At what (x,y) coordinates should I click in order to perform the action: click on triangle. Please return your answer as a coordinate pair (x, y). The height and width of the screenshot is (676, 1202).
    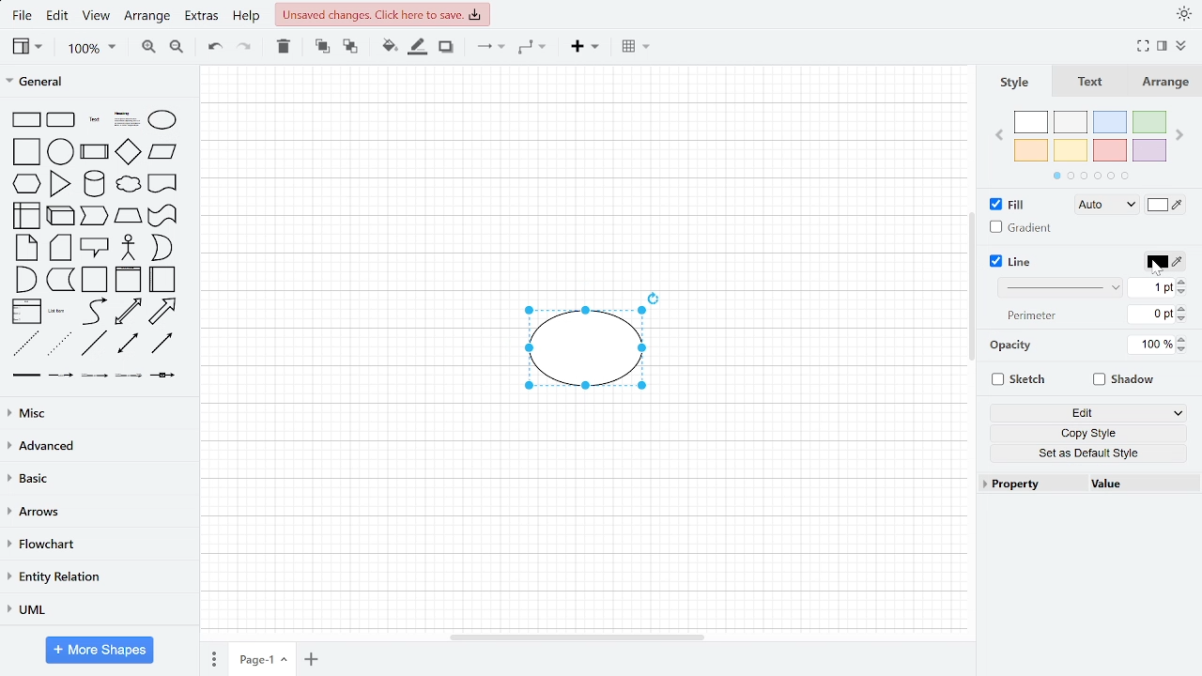
    Looking at the image, I should click on (60, 184).